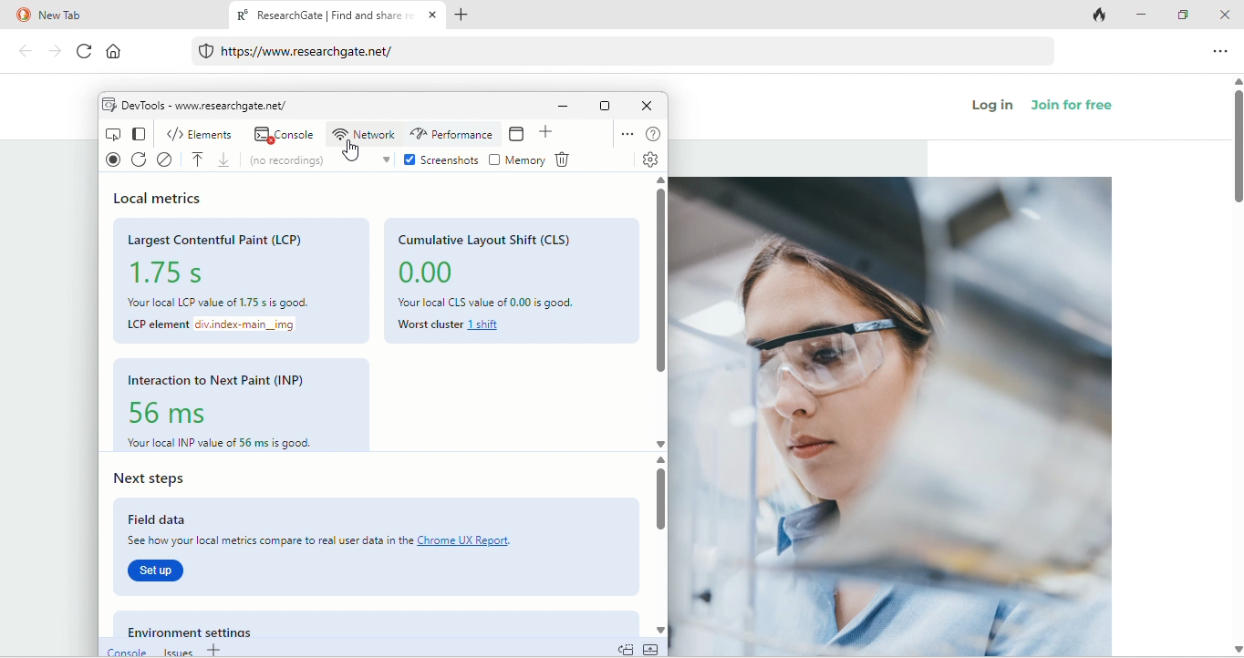 The width and height of the screenshot is (1244, 658). I want to click on 1.75 s, so click(180, 271).